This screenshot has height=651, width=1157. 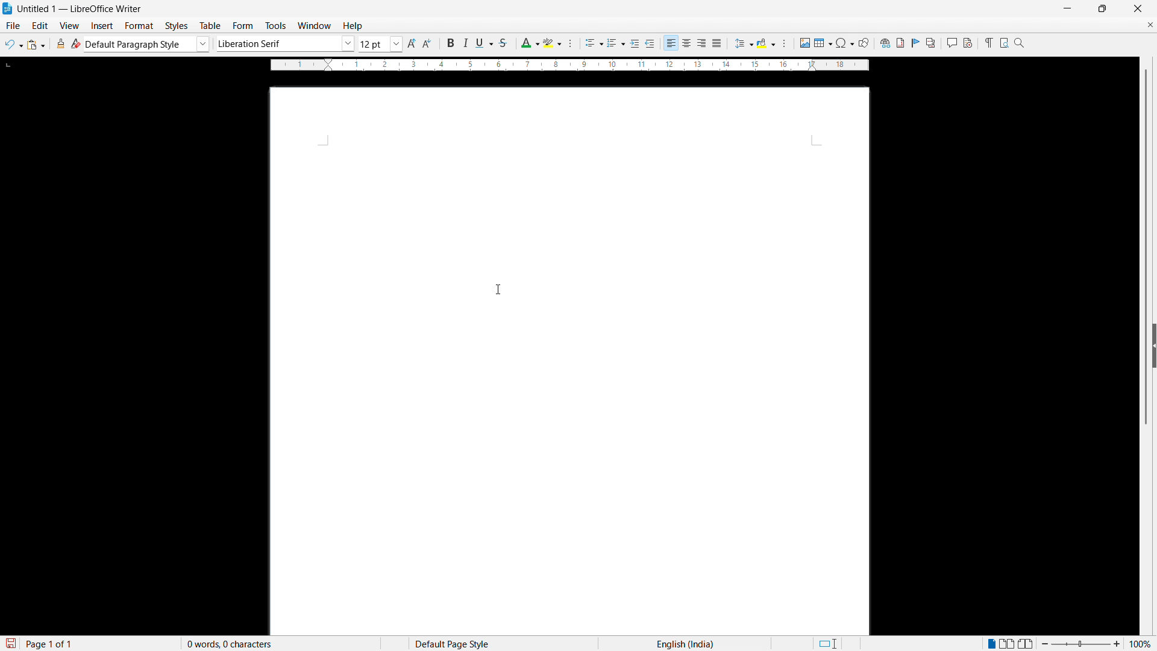 What do you see at coordinates (313, 26) in the screenshot?
I see `Window ` at bounding box center [313, 26].